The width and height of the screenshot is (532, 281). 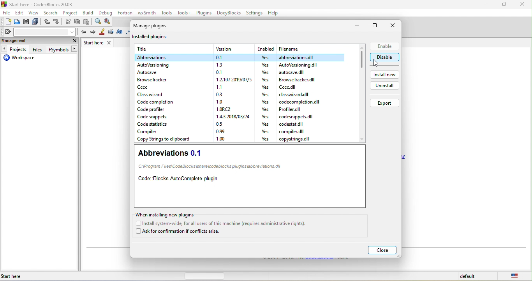 What do you see at coordinates (361, 58) in the screenshot?
I see `scroll bar` at bounding box center [361, 58].